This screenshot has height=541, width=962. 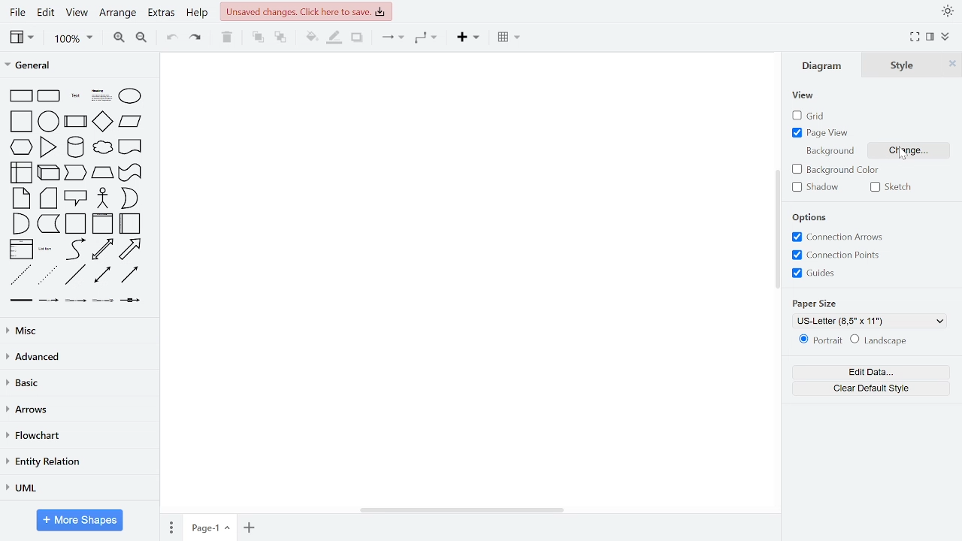 What do you see at coordinates (903, 154) in the screenshot?
I see `cursor` at bounding box center [903, 154].